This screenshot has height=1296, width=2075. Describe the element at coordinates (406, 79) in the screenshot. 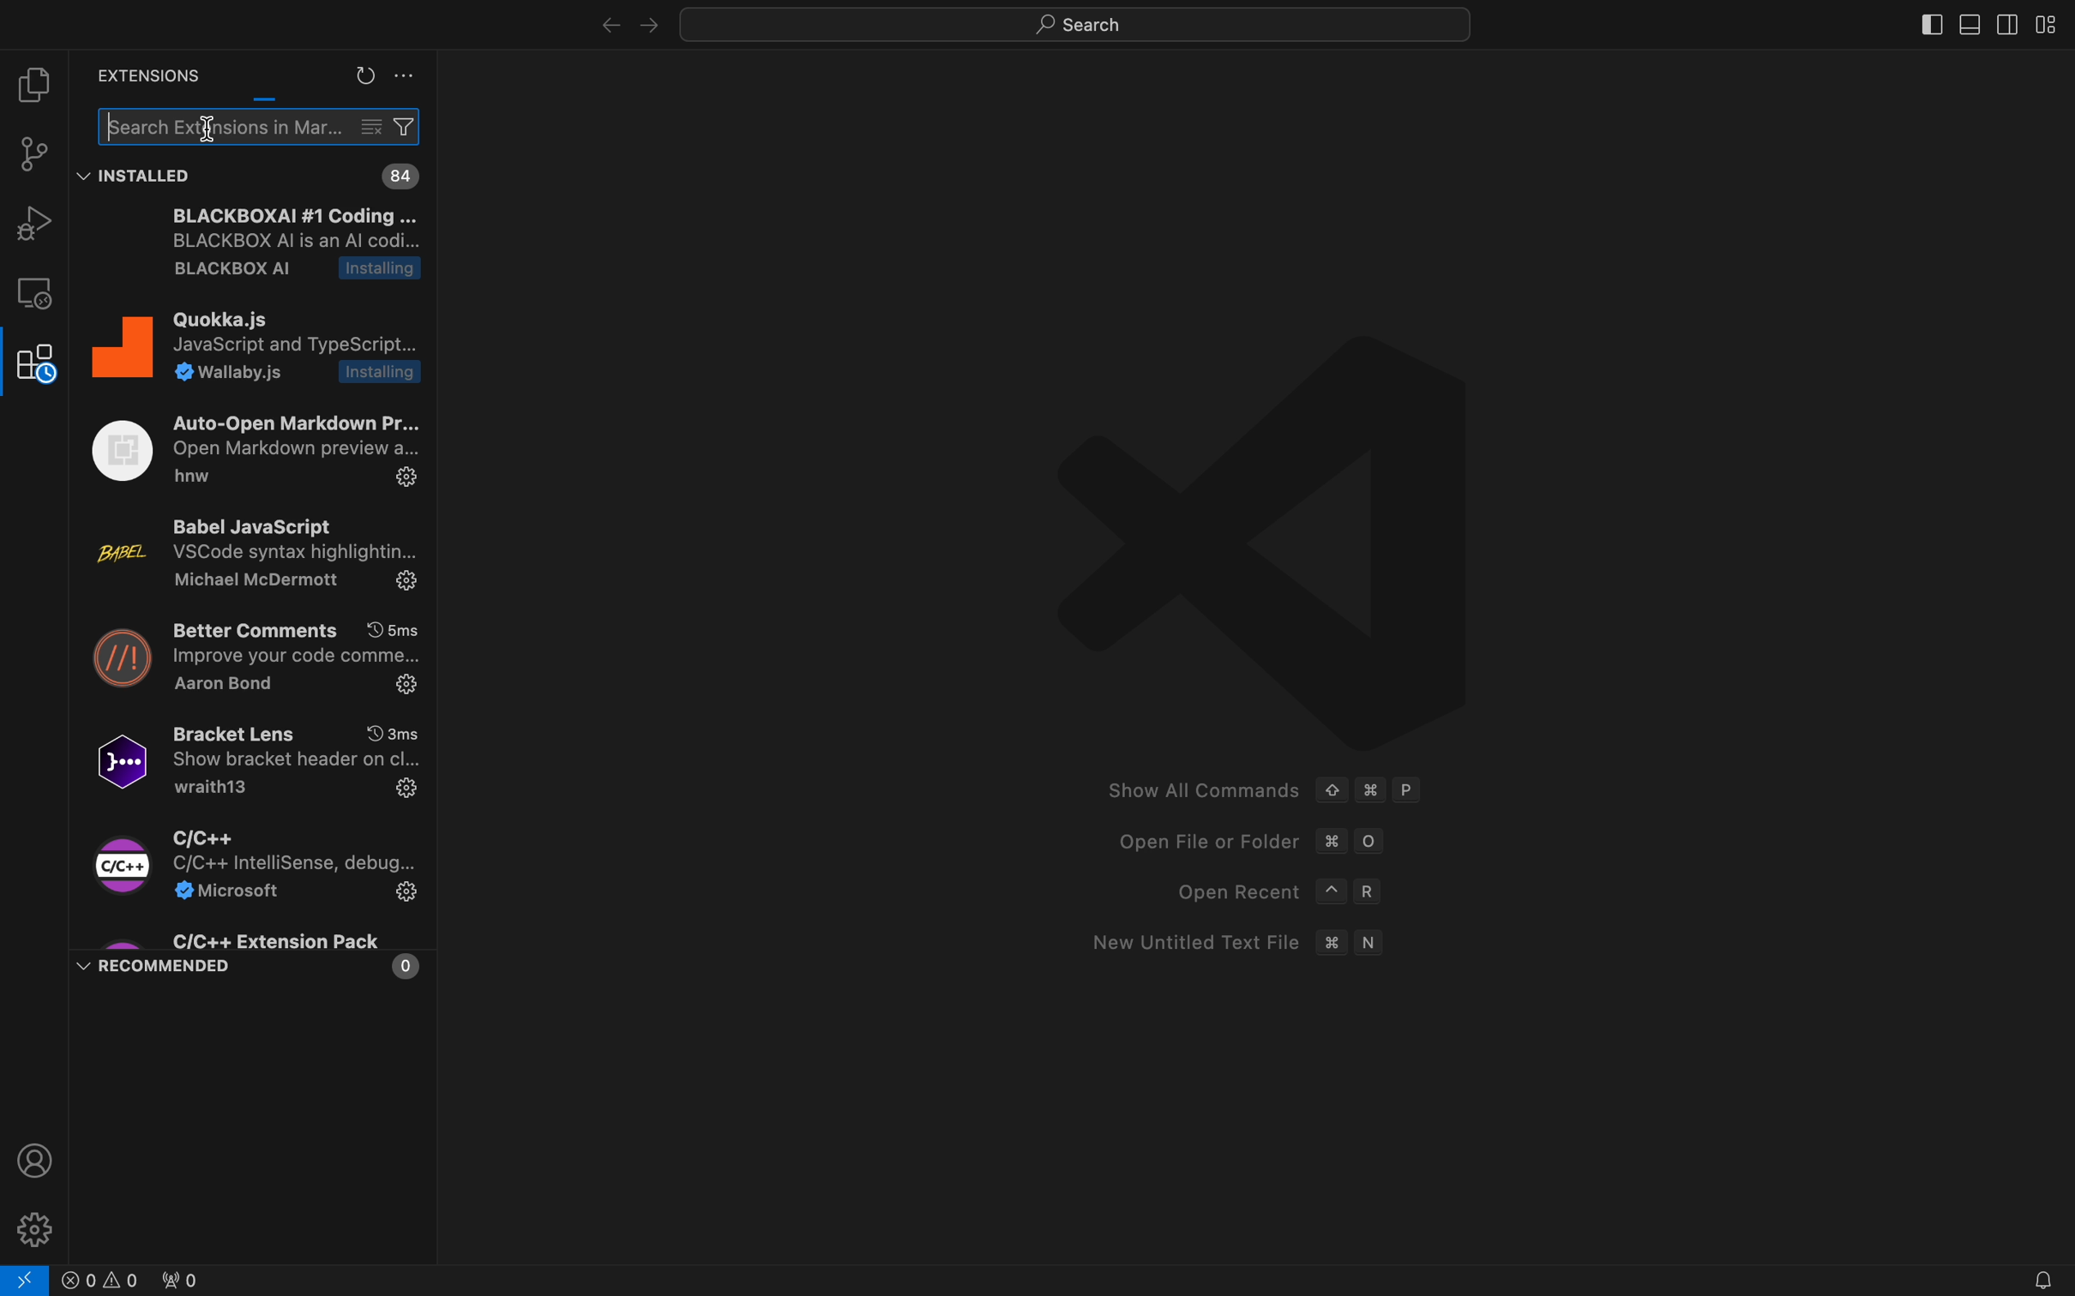

I see `settings` at that location.